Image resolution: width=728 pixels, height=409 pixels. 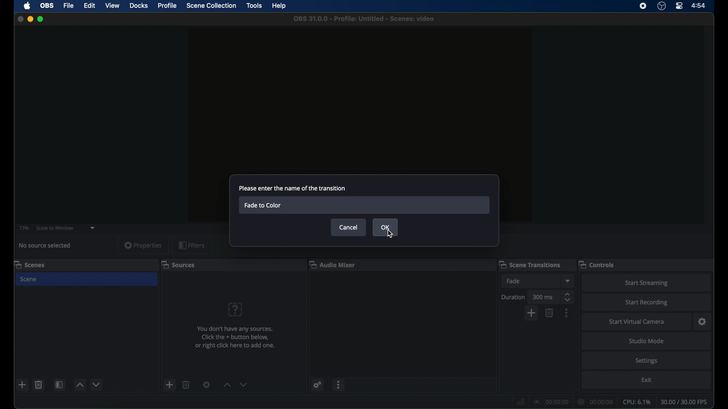 I want to click on close, so click(x=20, y=19).